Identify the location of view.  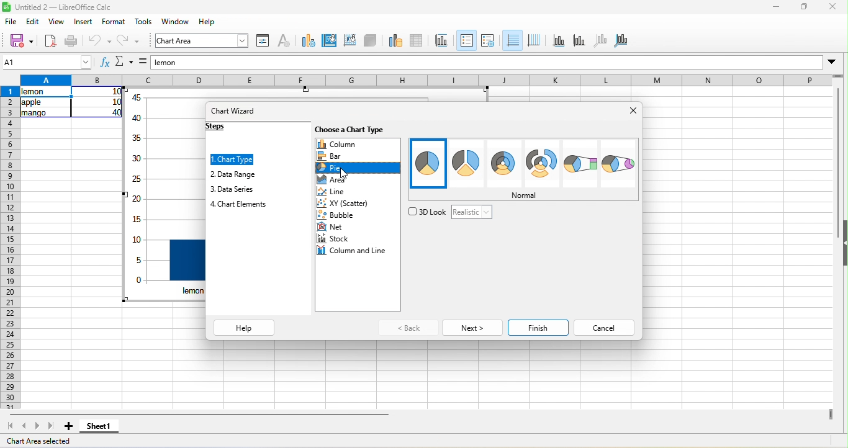
(58, 24).